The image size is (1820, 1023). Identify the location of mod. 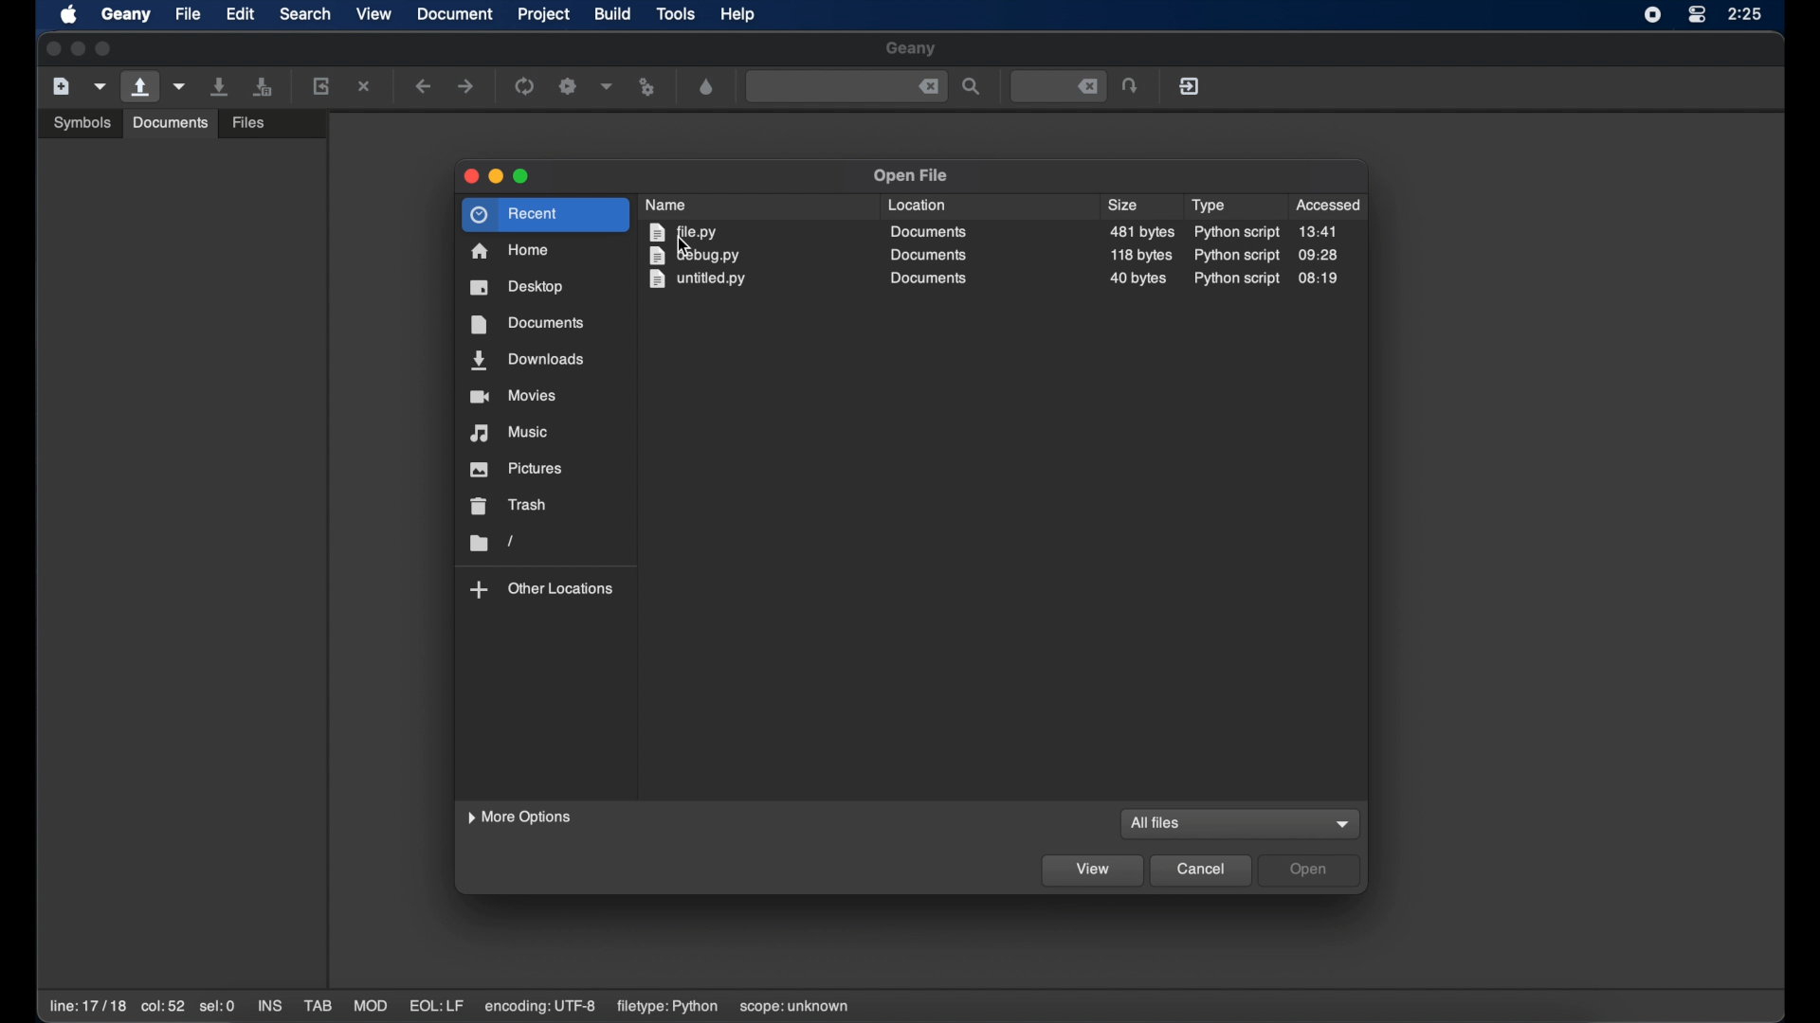
(372, 1006).